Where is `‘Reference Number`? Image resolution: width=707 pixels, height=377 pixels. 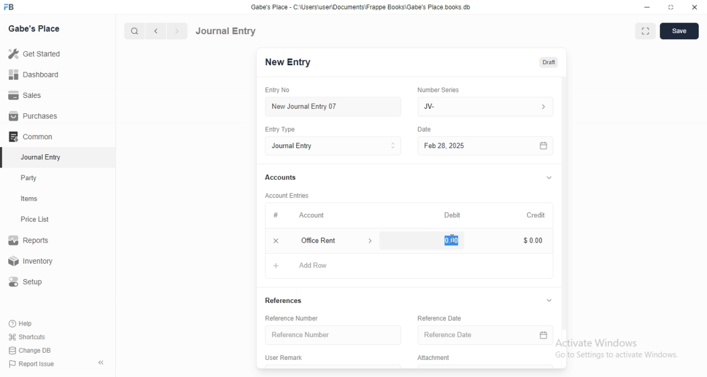 ‘Reference Number is located at coordinates (292, 318).